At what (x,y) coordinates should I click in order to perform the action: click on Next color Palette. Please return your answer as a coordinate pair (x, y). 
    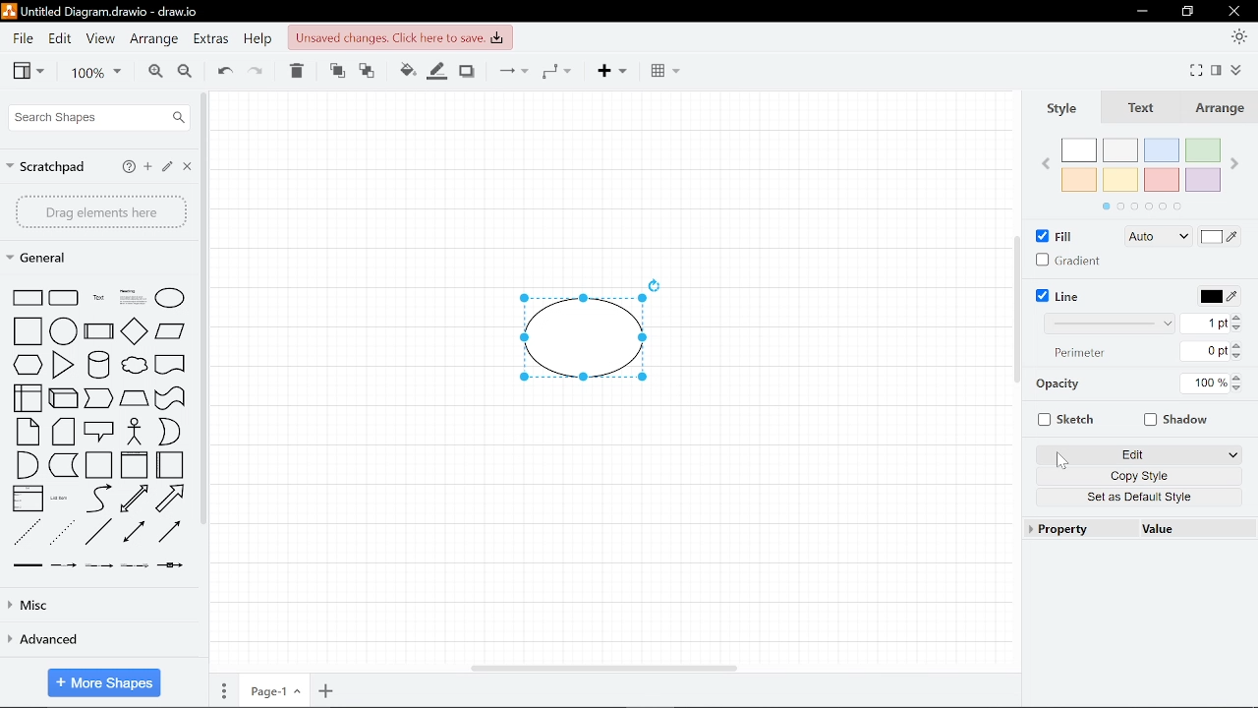
    Looking at the image, I should click on (1240, 155).